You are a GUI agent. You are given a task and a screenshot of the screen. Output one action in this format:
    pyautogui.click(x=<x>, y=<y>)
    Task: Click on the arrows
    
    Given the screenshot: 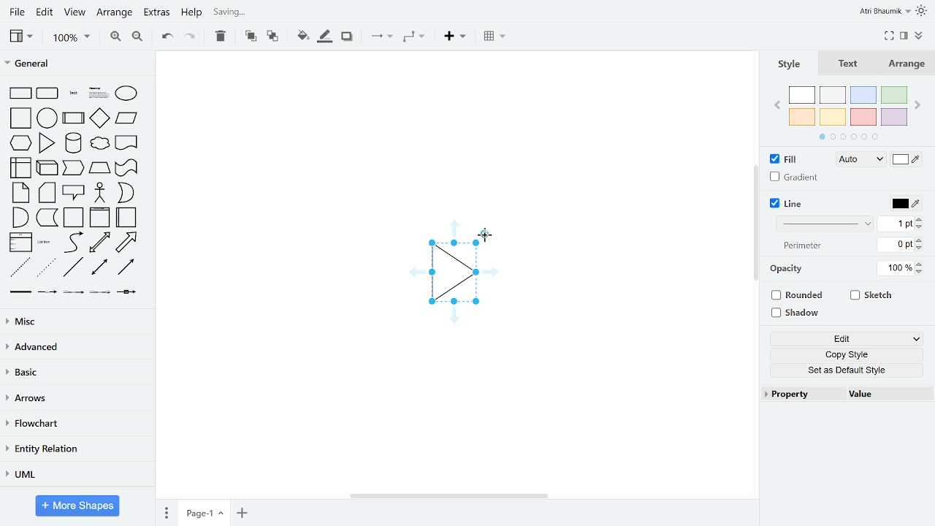 What is the action you would take?
    pyautogui.click(x=75, y=399)
    